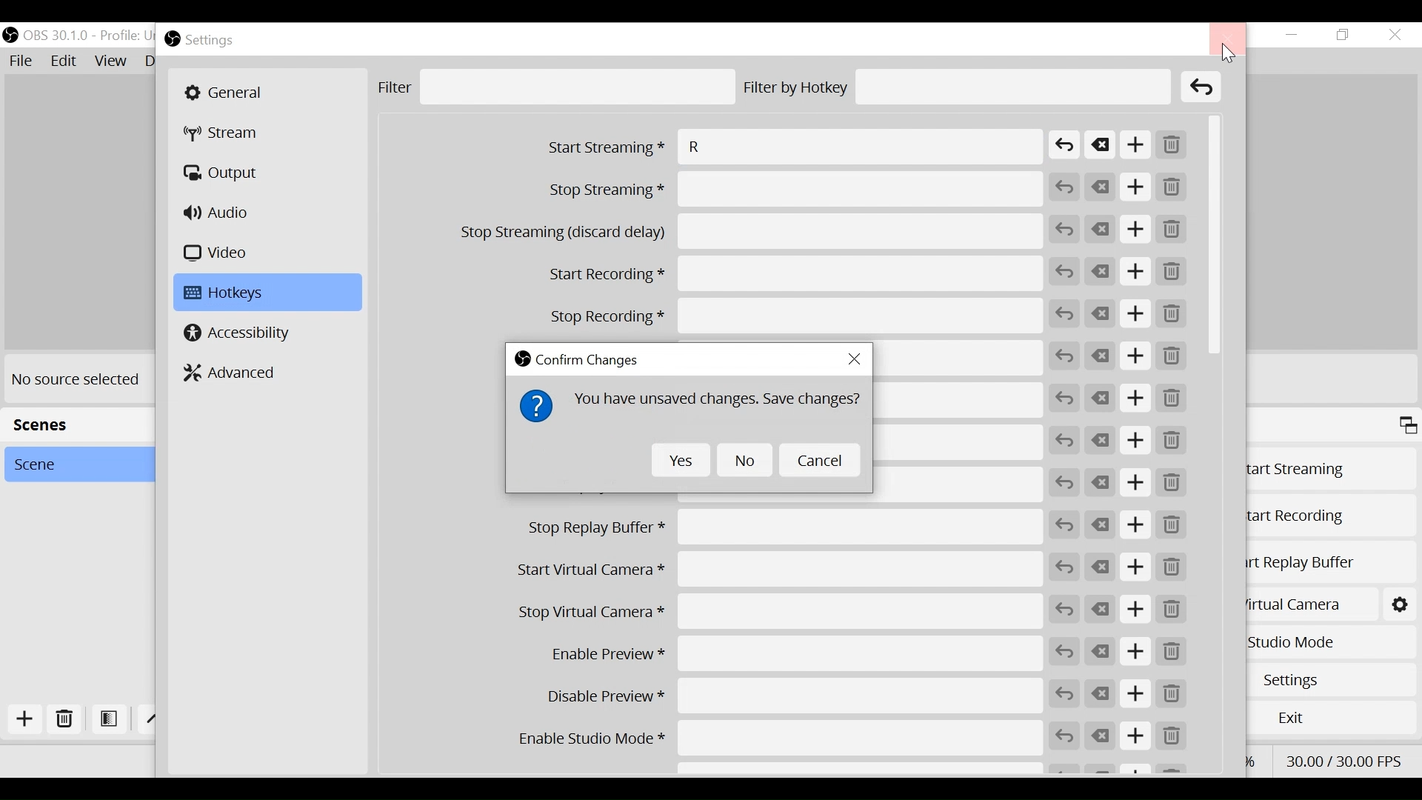 Image resolution: width=1422 pixels, height=800 pixels. I want to click on Remove, so click(1171, 442).